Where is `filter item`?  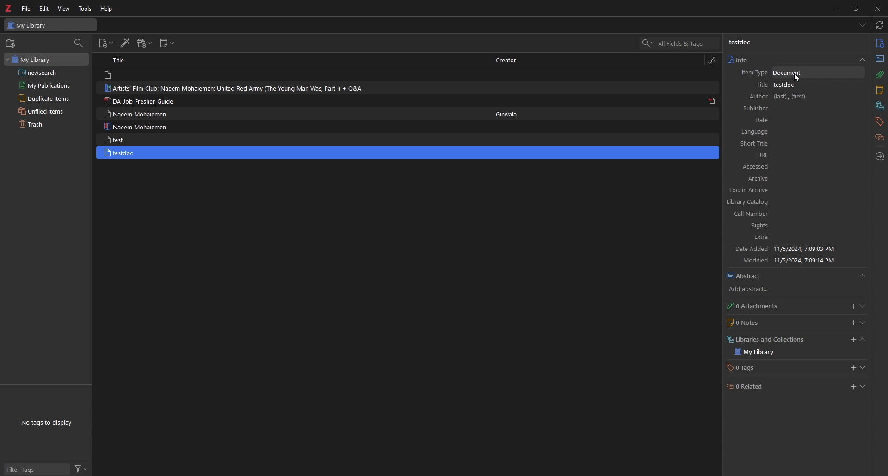 filter item is located at coordinates (79, 43).